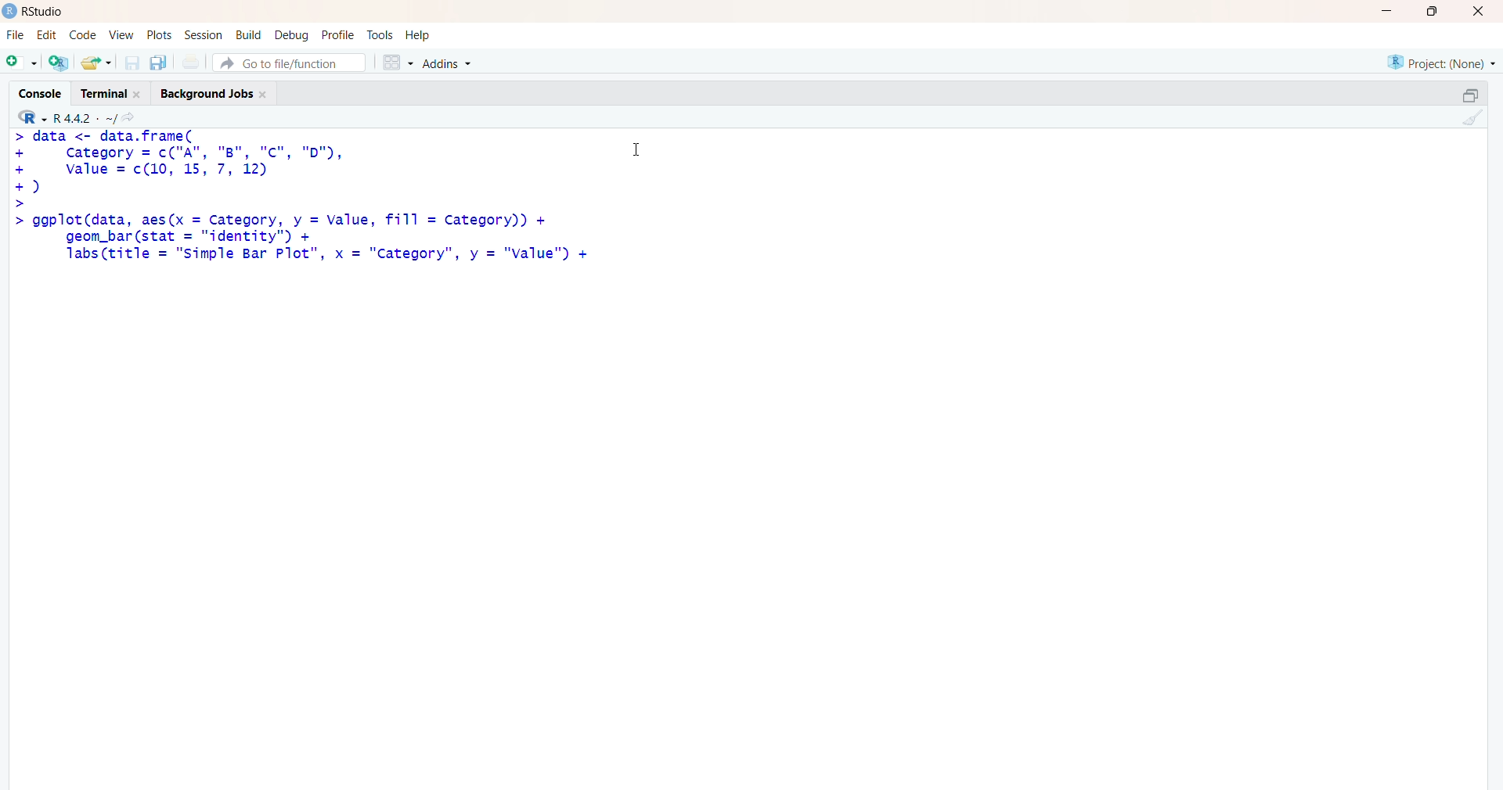  What do you see at coordinates (1392, 11) in the screenshot?
I see `minimize` at bounding box center [1392, 11].